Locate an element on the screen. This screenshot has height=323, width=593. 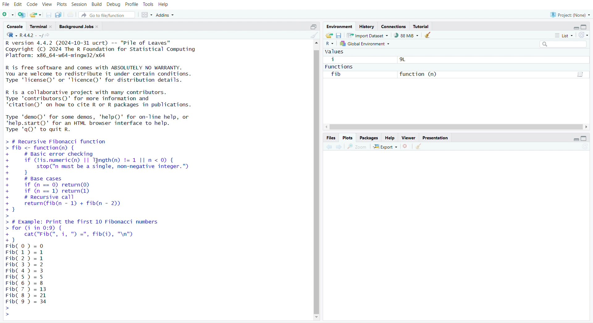
search is located at coordinates (561, 44).